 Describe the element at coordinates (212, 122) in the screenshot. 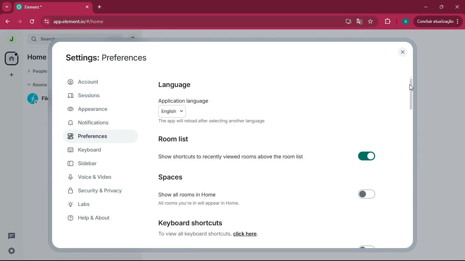

I see `The app will reload after selecting another language` at that location.